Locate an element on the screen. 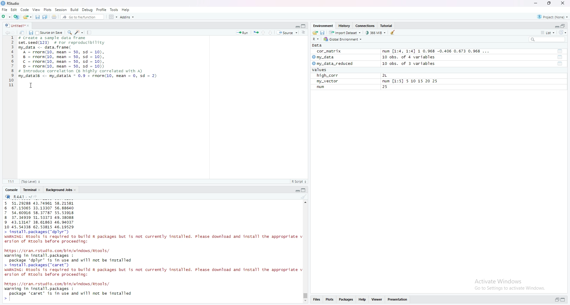 The image size is (570, 305). > install.packages( dplyr)
WARNING: Rtools is required to build R packages but is not currently installed. Please download and install the appropriate v
ersion of Rtools before proceeding: is located at coordinates (153, 238).